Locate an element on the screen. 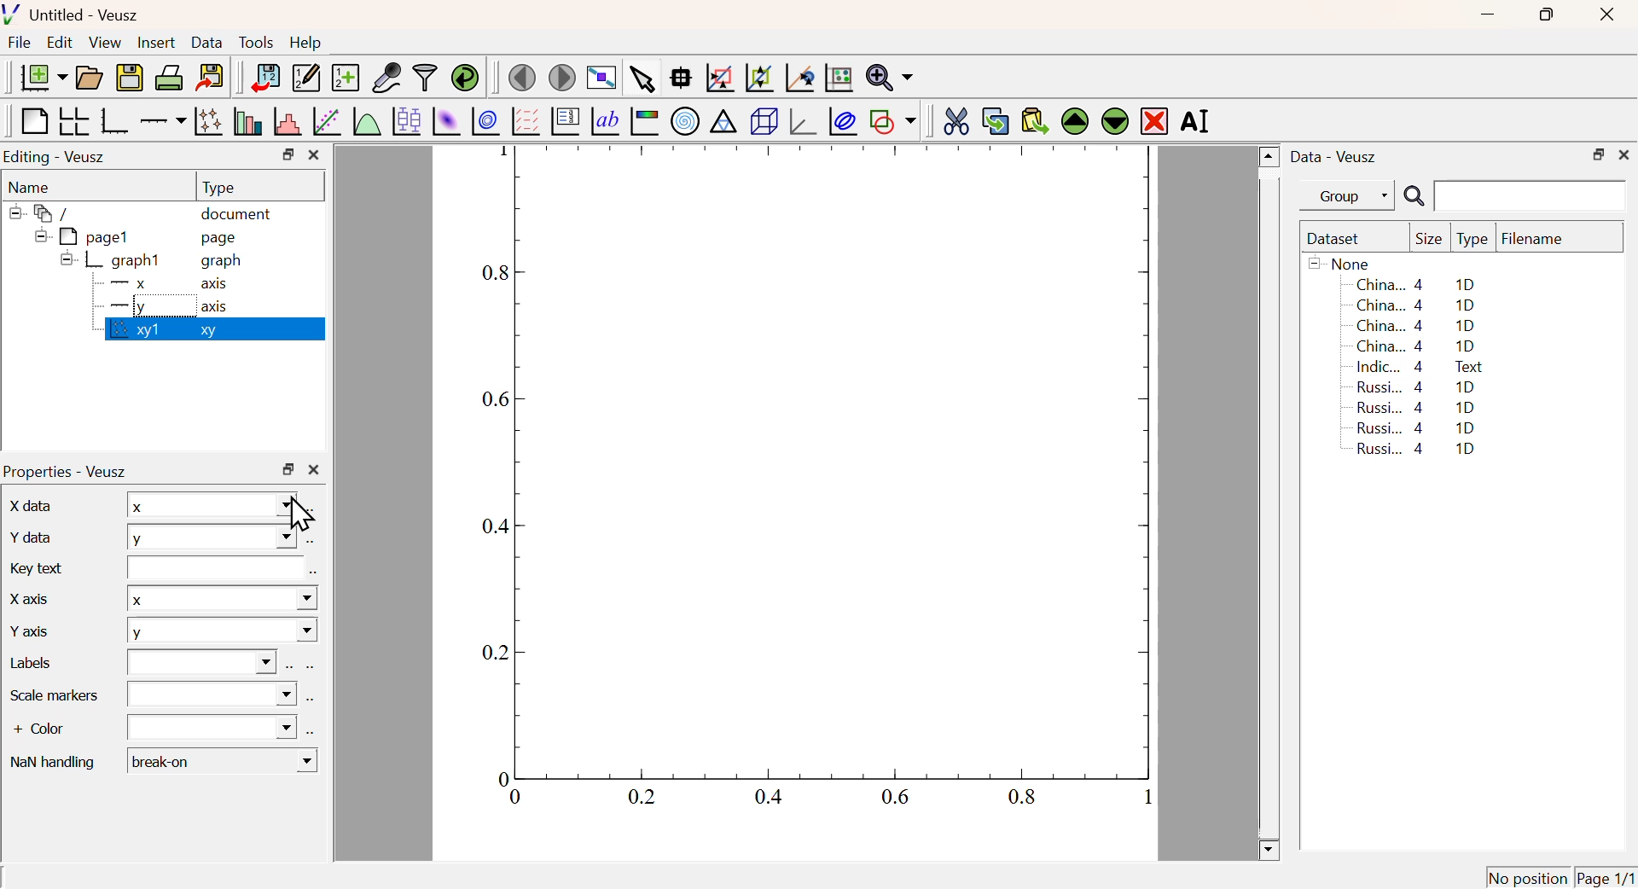  Close is located at coordinates (314, 471).